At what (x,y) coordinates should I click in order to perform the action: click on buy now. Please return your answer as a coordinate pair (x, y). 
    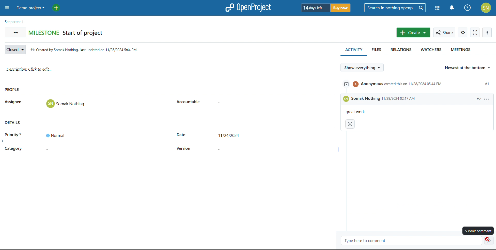
    Looking at the image, I should click on (341, 7).